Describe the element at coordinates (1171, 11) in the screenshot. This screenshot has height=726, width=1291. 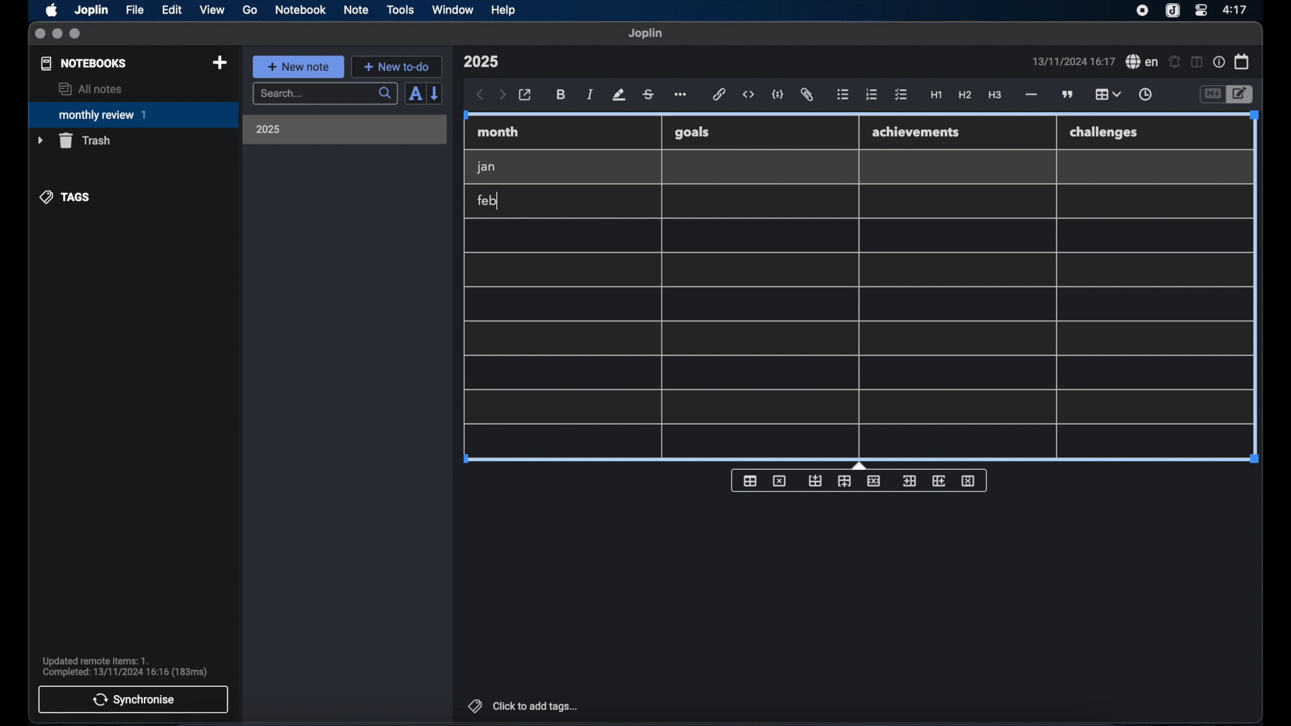
I see `joplin icon` at that location.